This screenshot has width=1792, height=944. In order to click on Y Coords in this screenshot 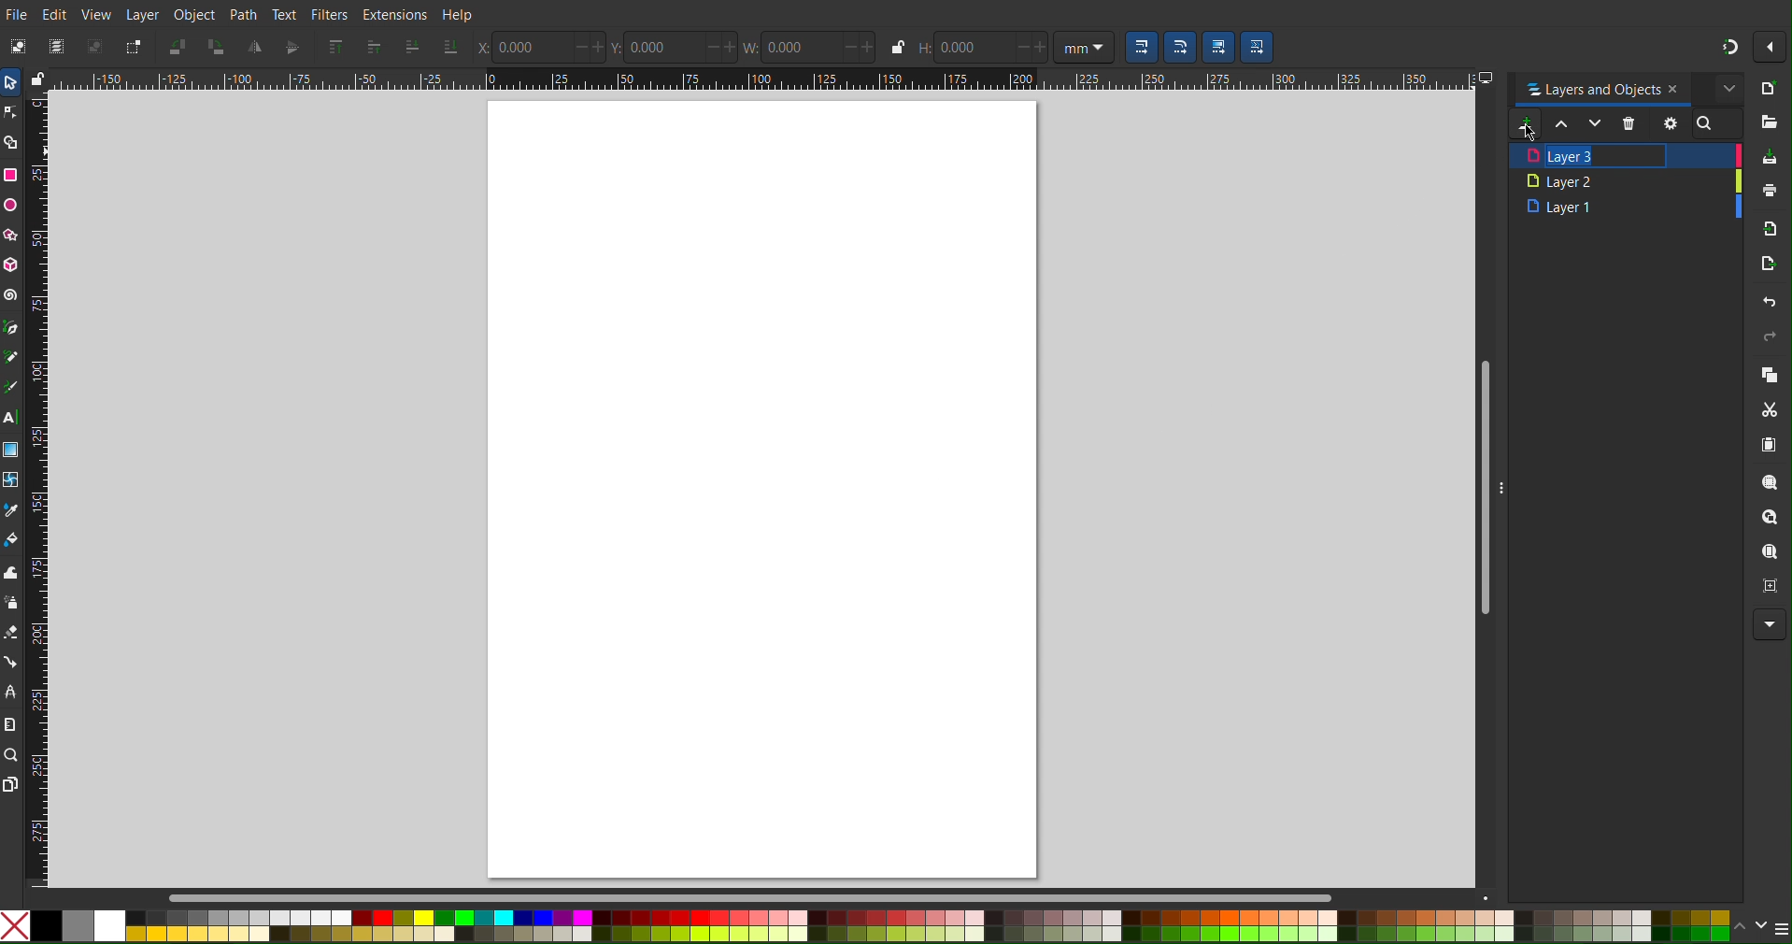, I will do `click(677, 48)`.